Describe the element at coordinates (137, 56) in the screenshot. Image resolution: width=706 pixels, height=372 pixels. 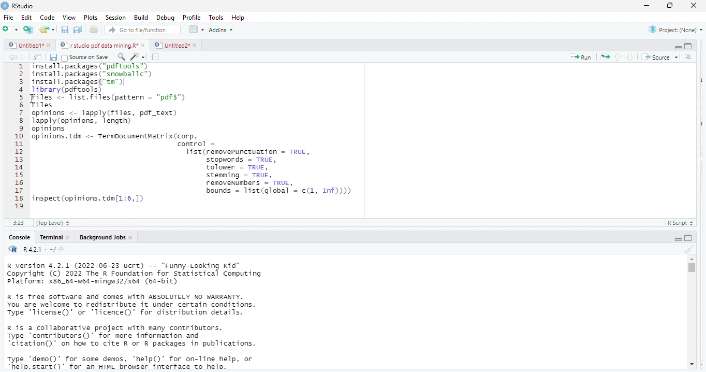
I see `code tools` at that location.